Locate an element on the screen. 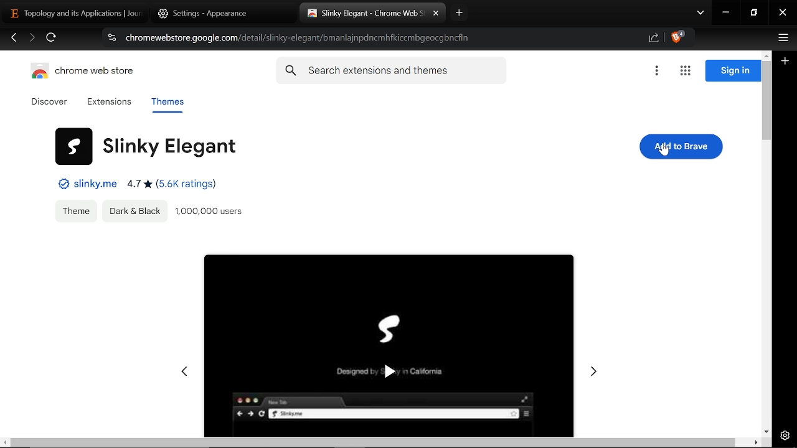 The image size is (797, 448). Appearences is located at coordinates (134, 211).